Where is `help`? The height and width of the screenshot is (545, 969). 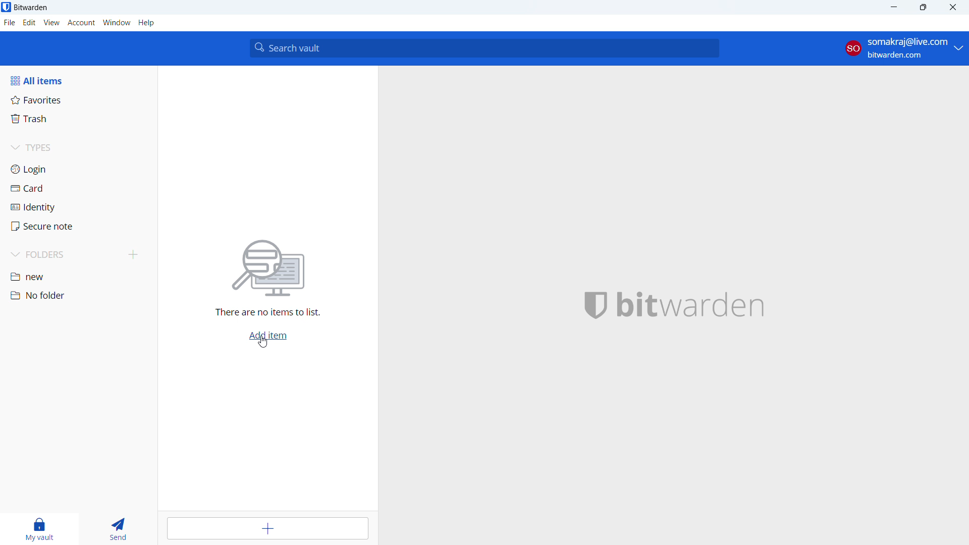 help is located at coordinates (146, 23).